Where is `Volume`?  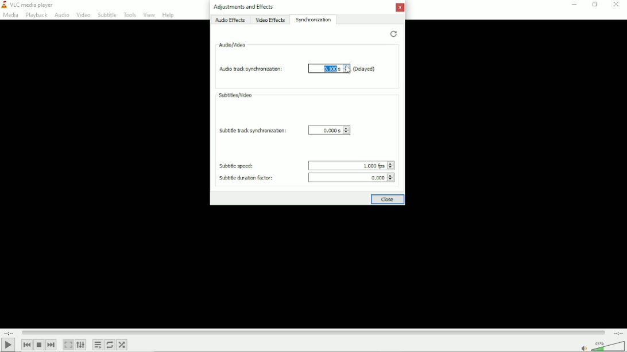 Volume is located at coordinates (601, 346).